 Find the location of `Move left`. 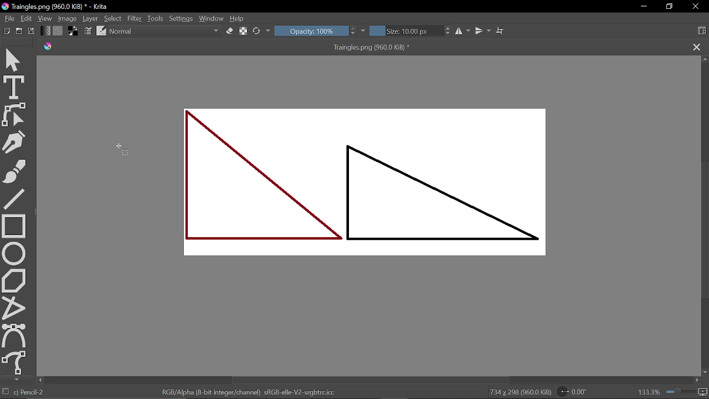

Move left is located at coordinates (40, 380).